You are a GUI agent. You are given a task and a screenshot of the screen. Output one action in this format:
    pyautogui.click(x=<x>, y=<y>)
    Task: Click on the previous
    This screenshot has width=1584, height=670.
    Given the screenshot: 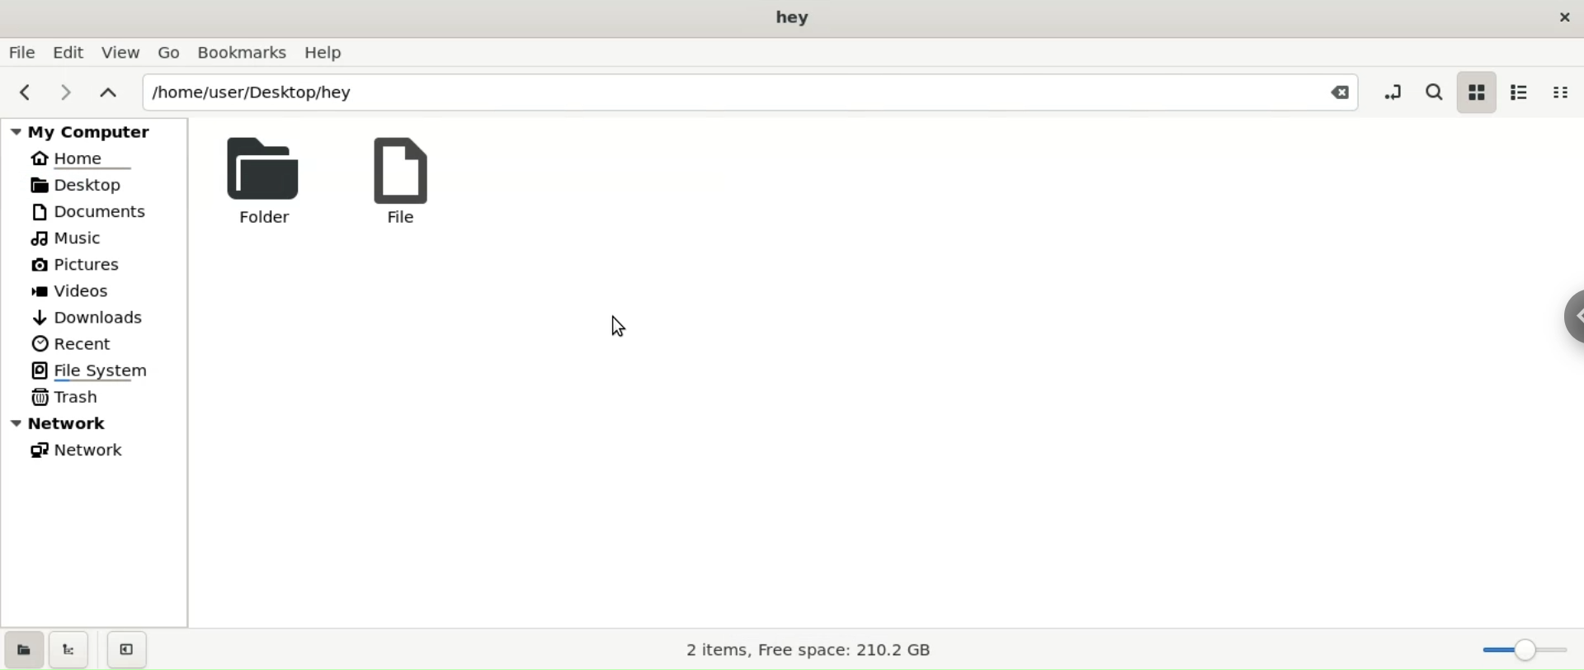 What is the action you would take?
    pyautogui.click(x=27, y=91)
    